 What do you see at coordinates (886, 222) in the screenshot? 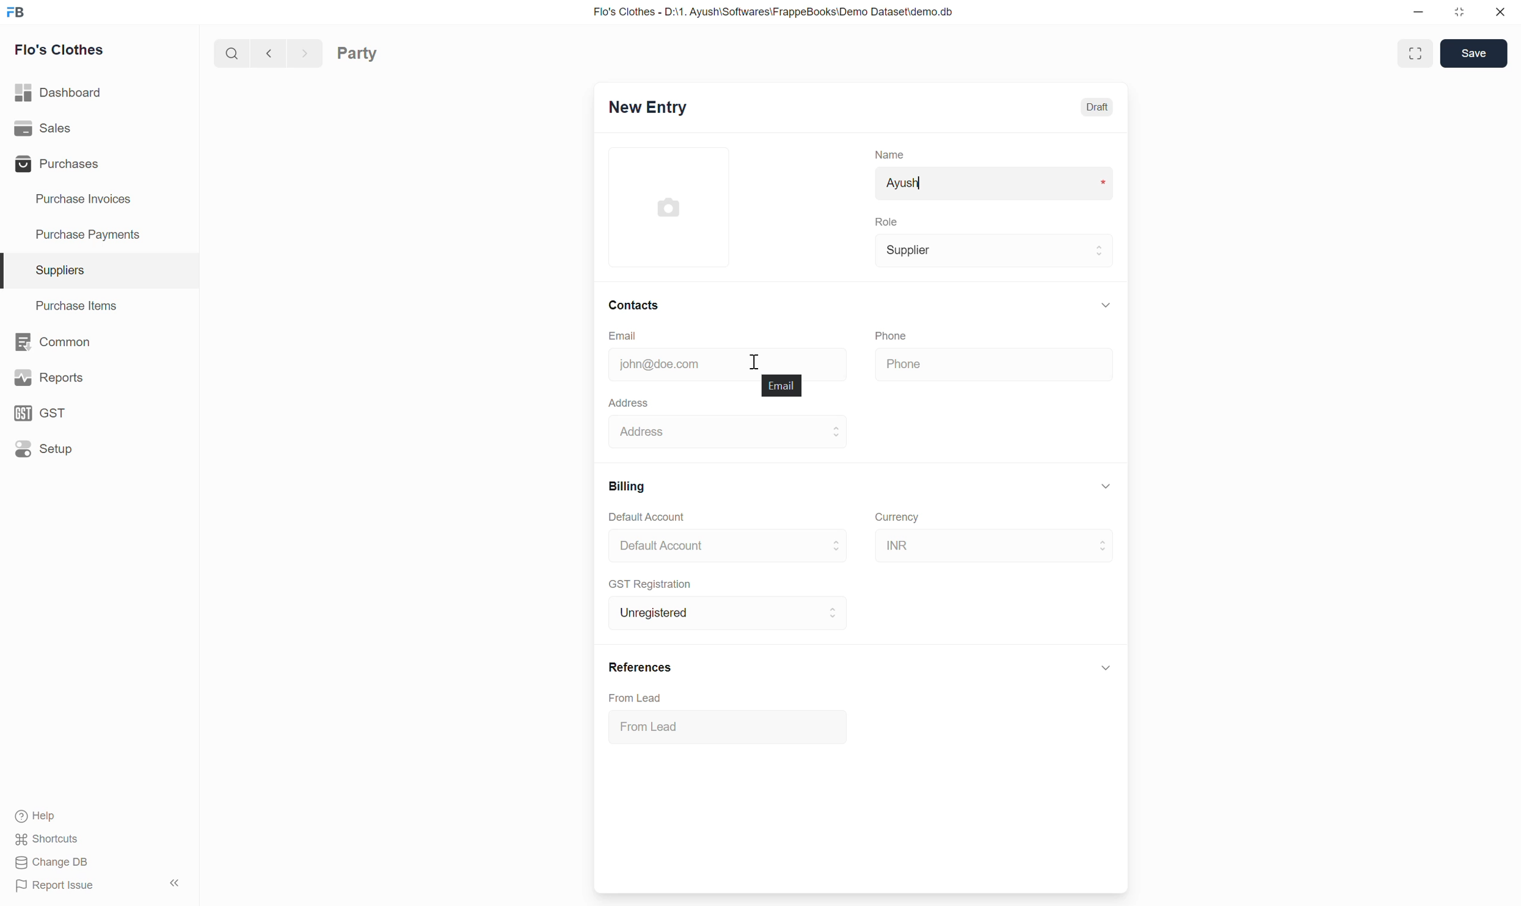
I see `Role` at bounding box center [886, 222].